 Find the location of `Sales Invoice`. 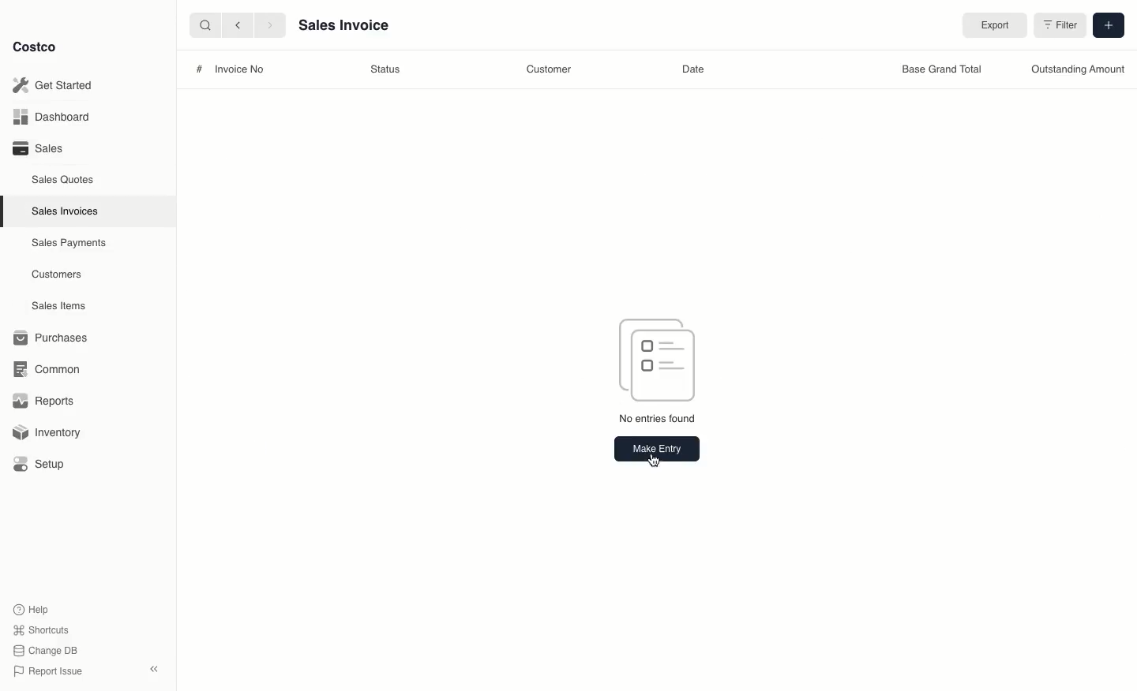

Sales Invoice is located at coordinates (343, 28).